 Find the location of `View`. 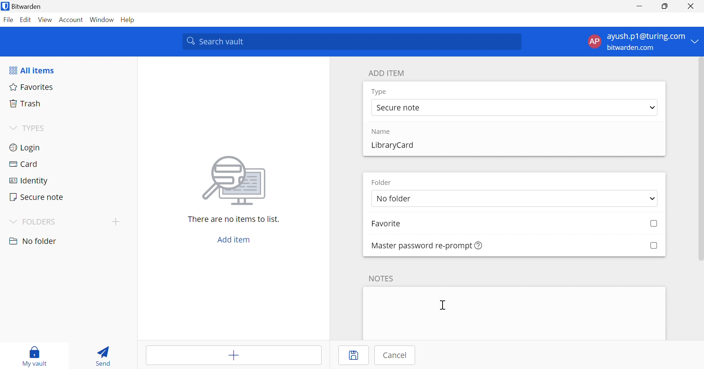

View is located at coordinates (45, 21).